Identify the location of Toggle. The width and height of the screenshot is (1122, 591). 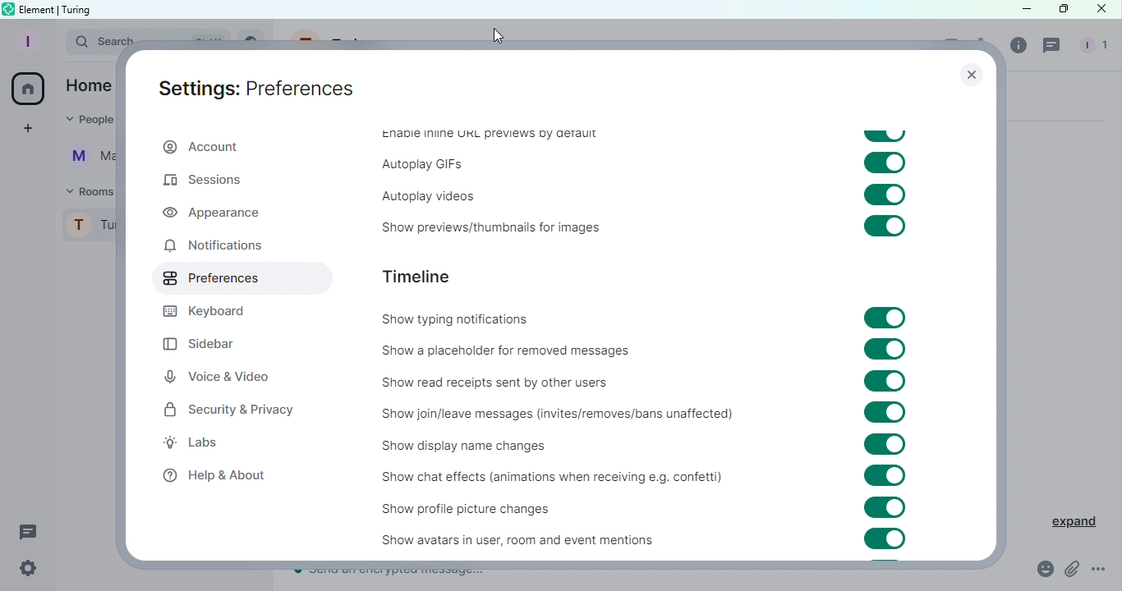
(886, 318).